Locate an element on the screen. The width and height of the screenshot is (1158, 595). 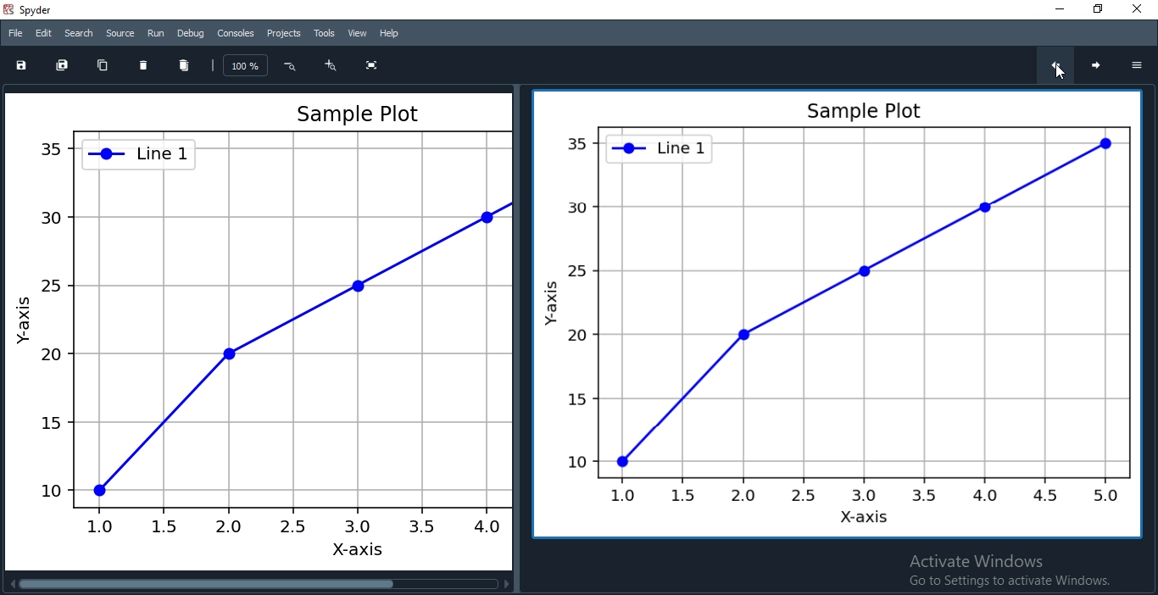
Tools is located at coordinates (324, 33).